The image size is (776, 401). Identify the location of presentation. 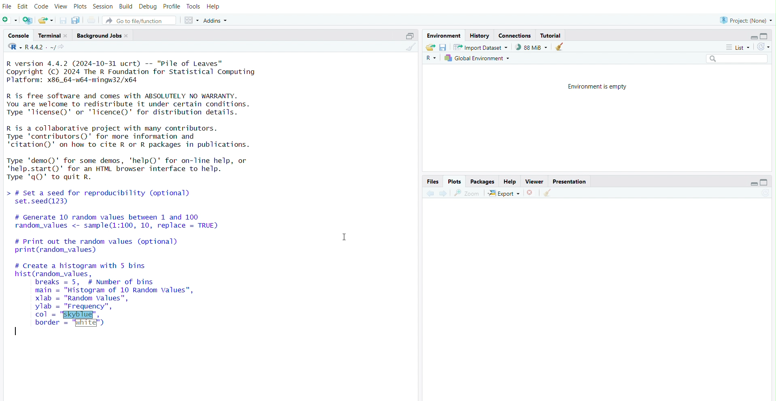
(572, 181).